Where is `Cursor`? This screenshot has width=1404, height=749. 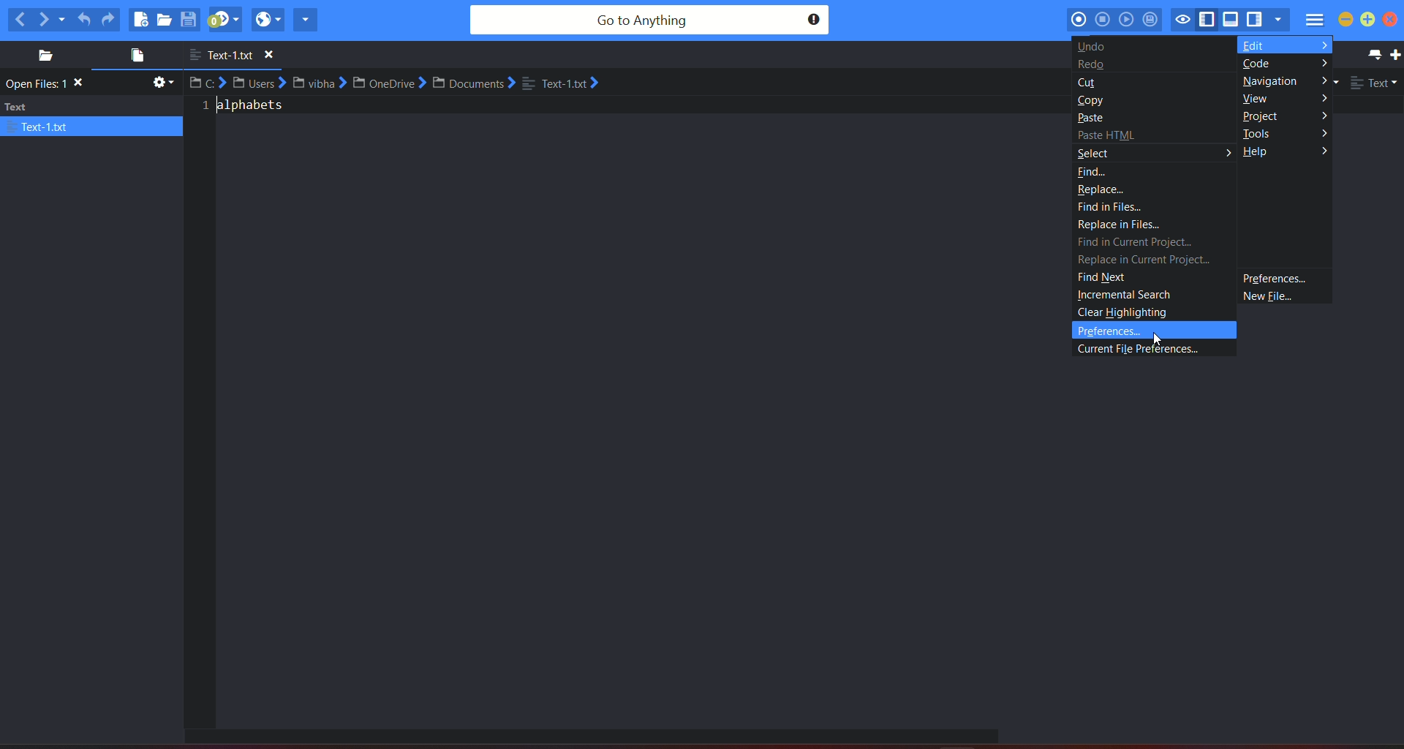 Cursor is located at coordinates (1152, 340).